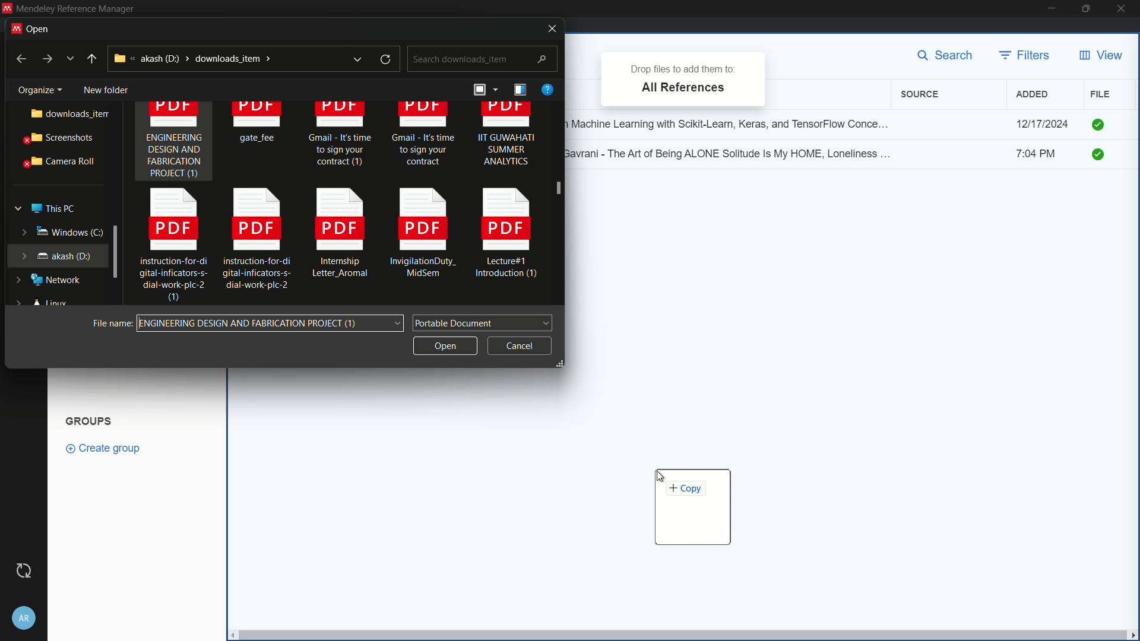 Image resolution: width=1140 pixels, height=641 pixels. What do you see at coordinates (24, 615) in the screenshot?
I see `account settings` at bounding box center [24, 615].